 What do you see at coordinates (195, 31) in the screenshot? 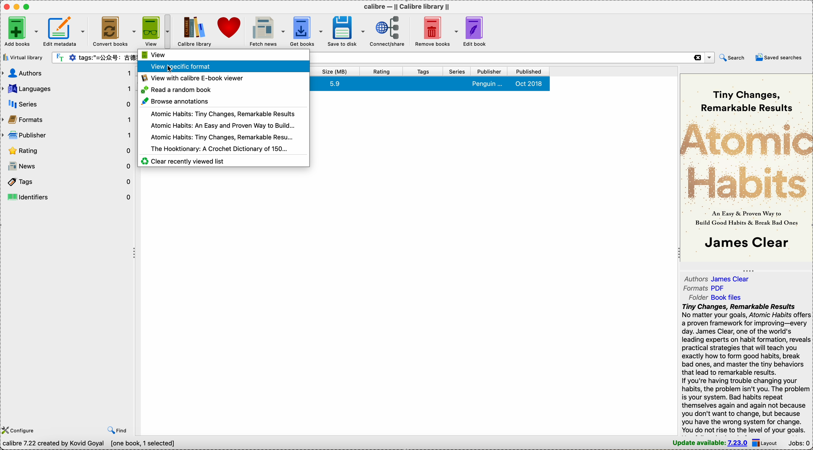
I see `Calibre library` at bounding box center [195, 31].